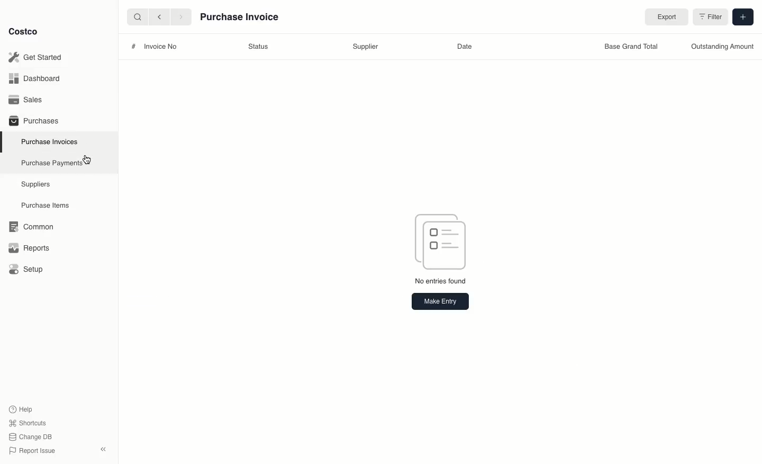 The height and width of the screenshot is (464, 762). I want to click on Forward, so click(180, 16).